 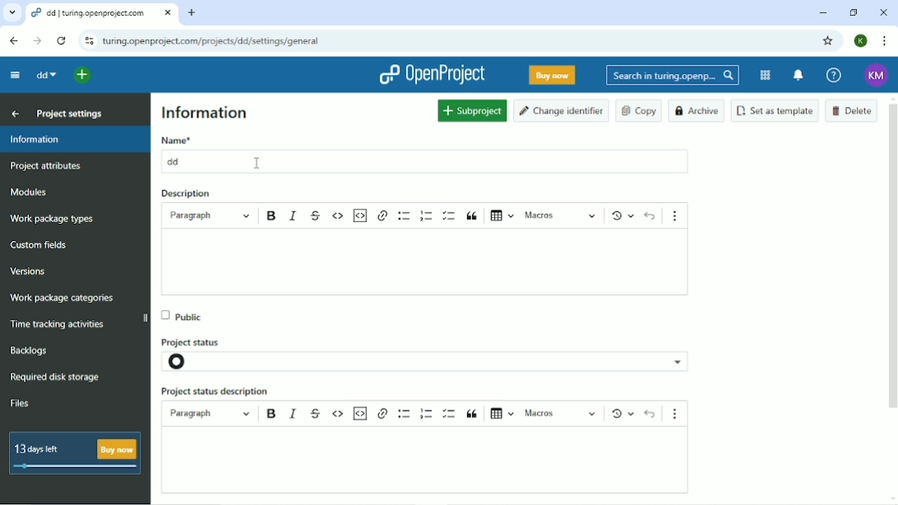 What do you see at coordinates (45, 75) in the screenshot?
I see `dd` at bounding box center [45, 75].